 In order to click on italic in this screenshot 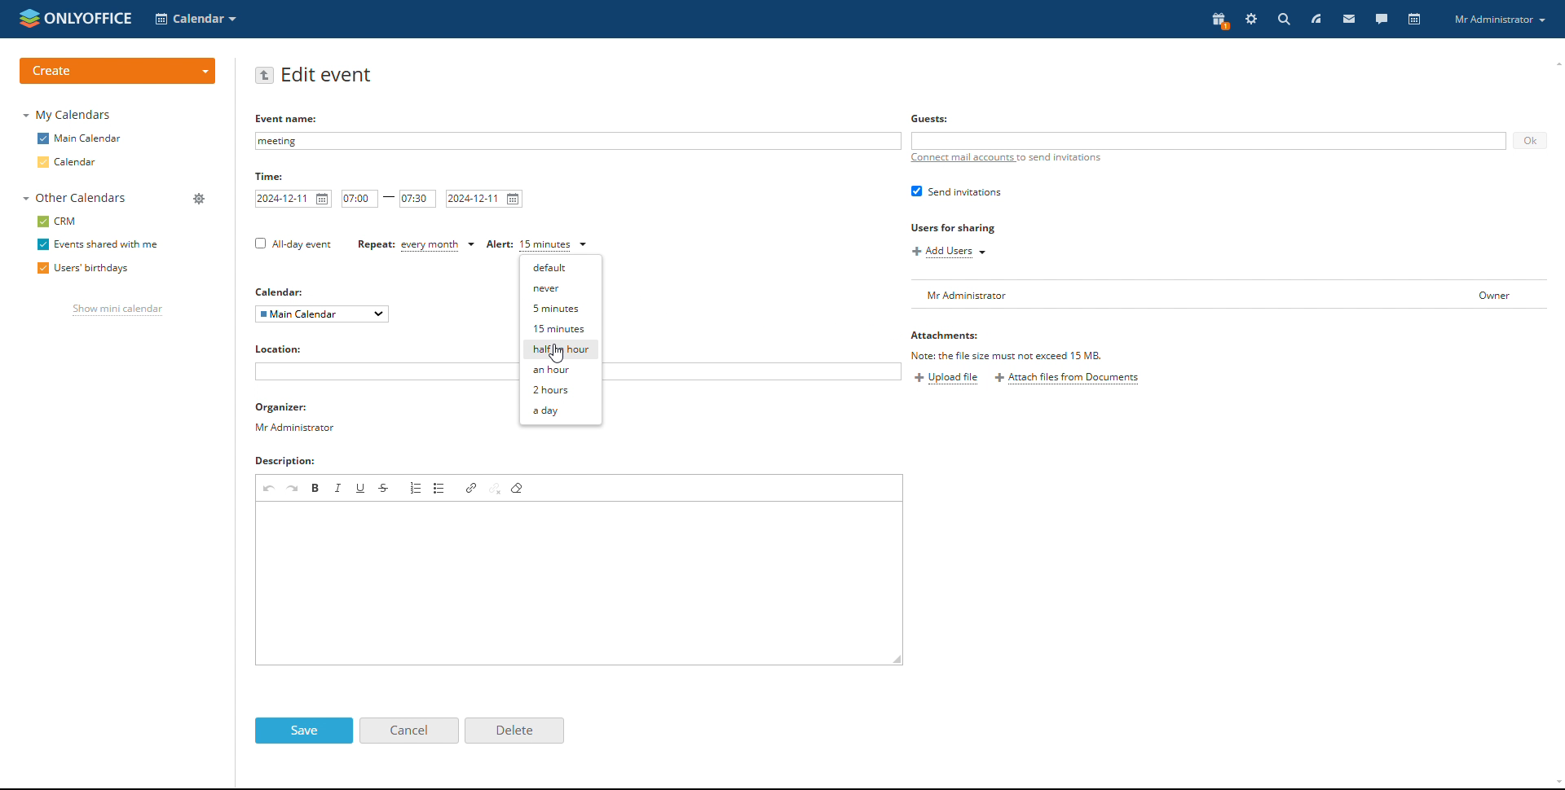, I will do `click(339, 488)`.